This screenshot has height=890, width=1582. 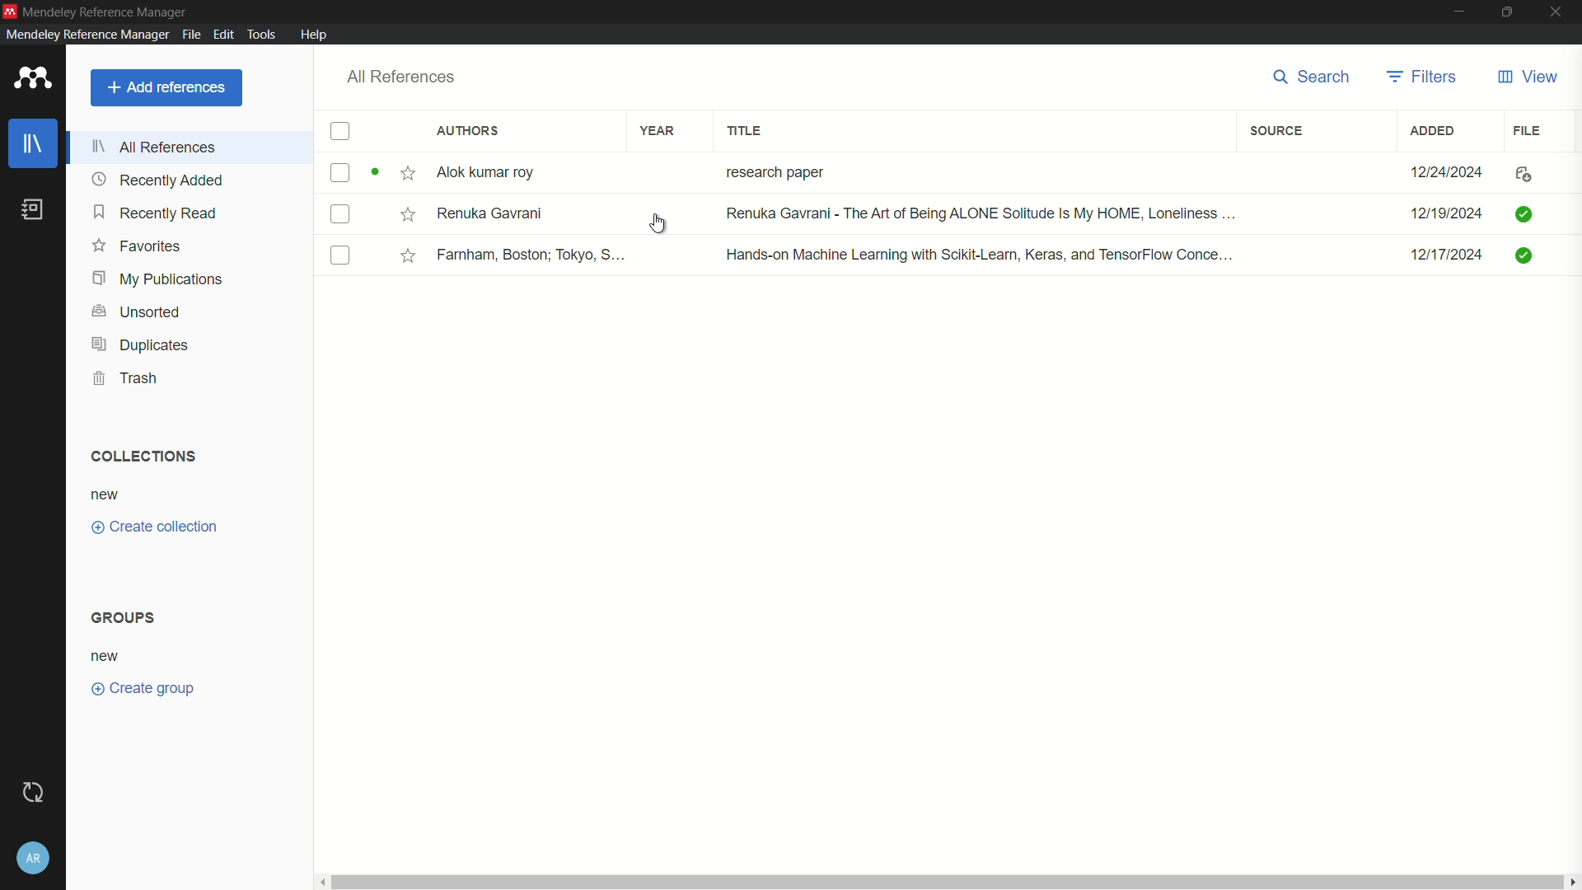 I want to click on year, so click(x=657, y=132).